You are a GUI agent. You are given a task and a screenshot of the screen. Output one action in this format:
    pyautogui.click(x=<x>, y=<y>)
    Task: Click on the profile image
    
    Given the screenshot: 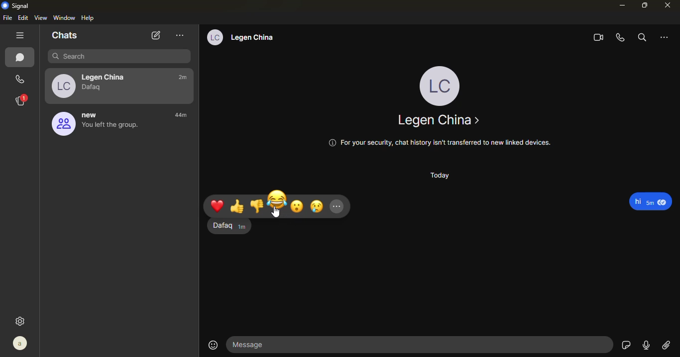 What is the action you would take?
    pyautogui.click(x=62, y=86)
    